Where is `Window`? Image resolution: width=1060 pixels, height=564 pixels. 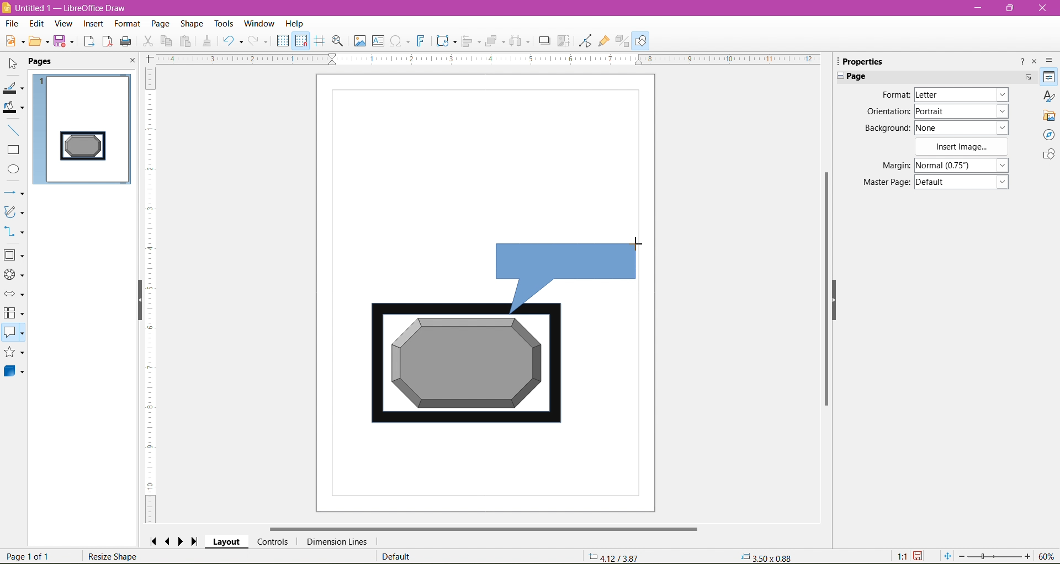
Window is located at coordinates (261, 22).